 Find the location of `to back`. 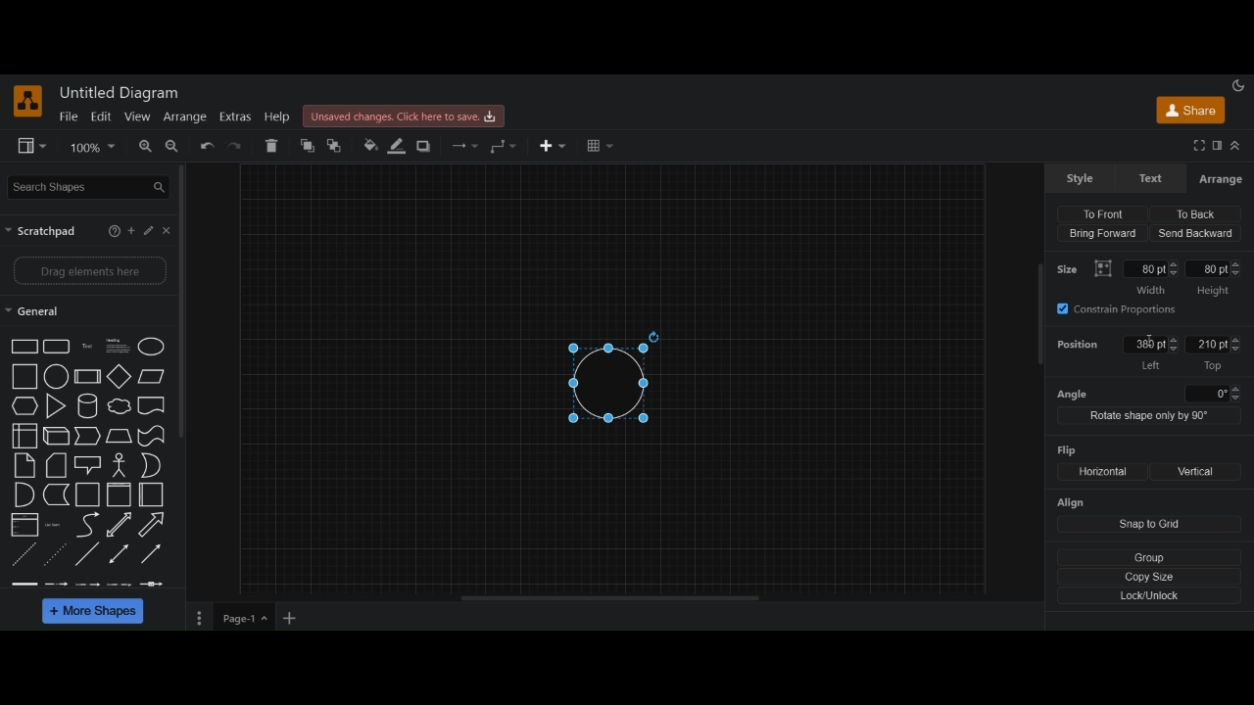

to back is located at coordinates (338, 146).